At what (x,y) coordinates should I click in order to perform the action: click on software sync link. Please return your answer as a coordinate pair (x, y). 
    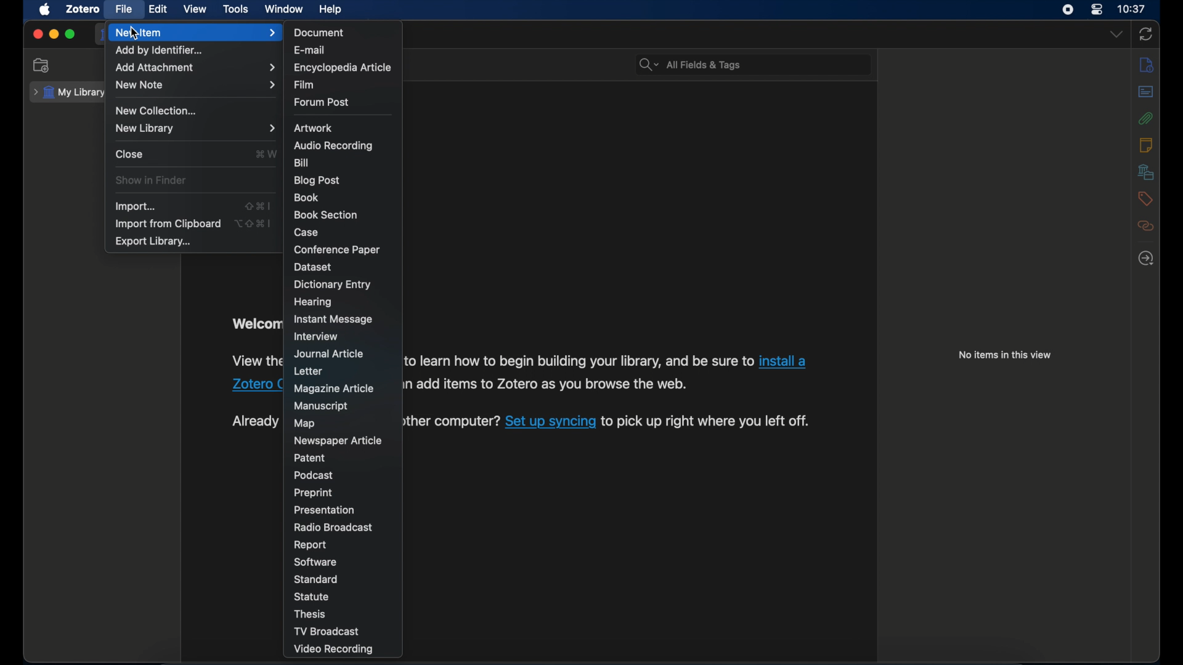
    Looking at the image, I should click on (550, 422).